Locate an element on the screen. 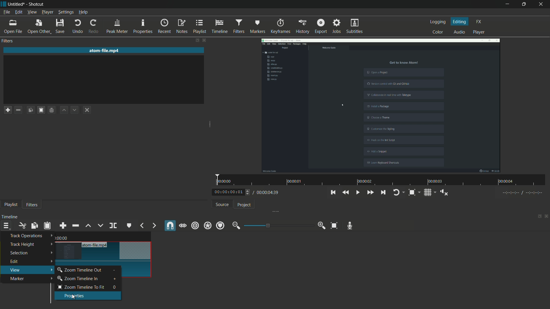  project is located at coordinates (244, 205).